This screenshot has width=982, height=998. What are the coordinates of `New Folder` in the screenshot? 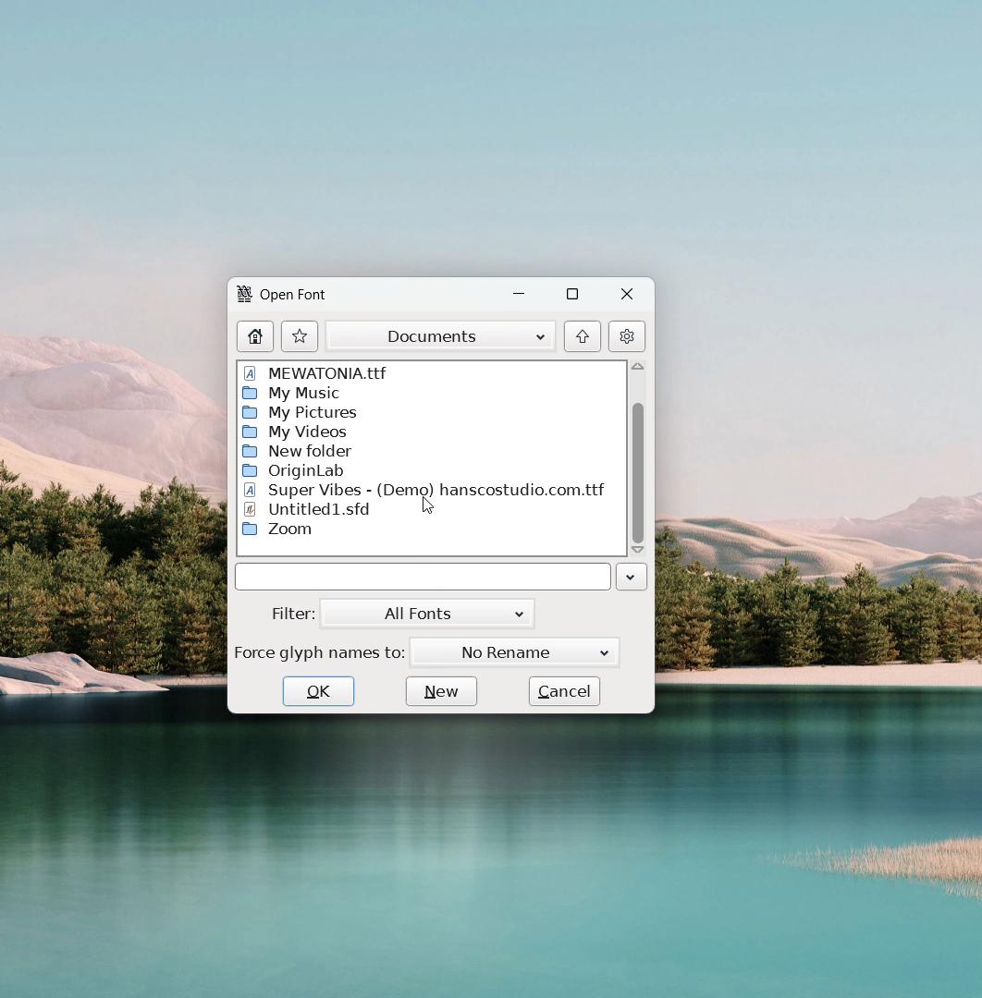 It's located at (296, 452).